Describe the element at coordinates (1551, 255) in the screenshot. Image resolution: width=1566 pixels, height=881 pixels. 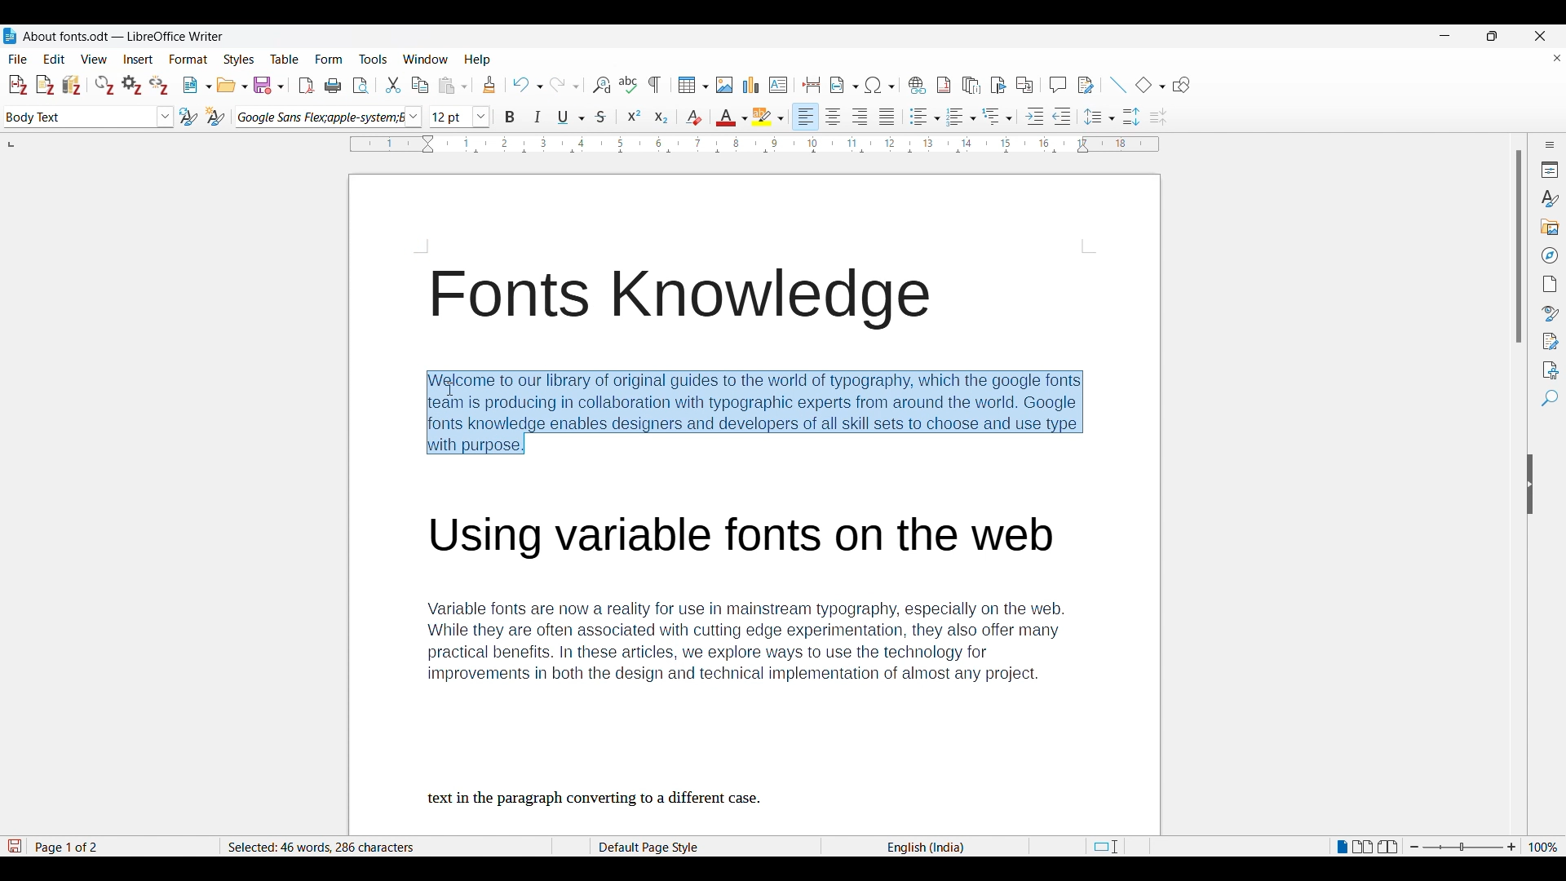
I see `Navigator` at that location.